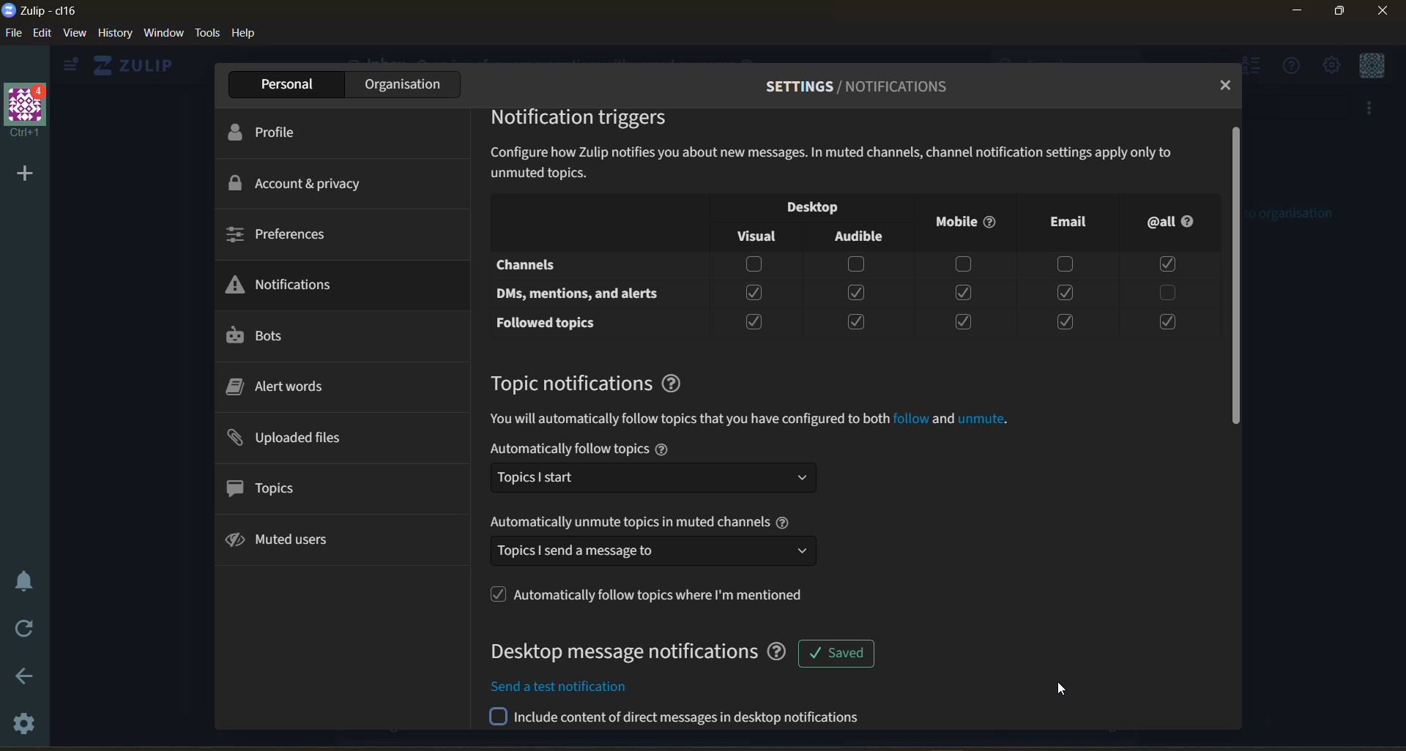 This screenshot has width=1406, height=751. I want to click on bots, so click(269, 336).